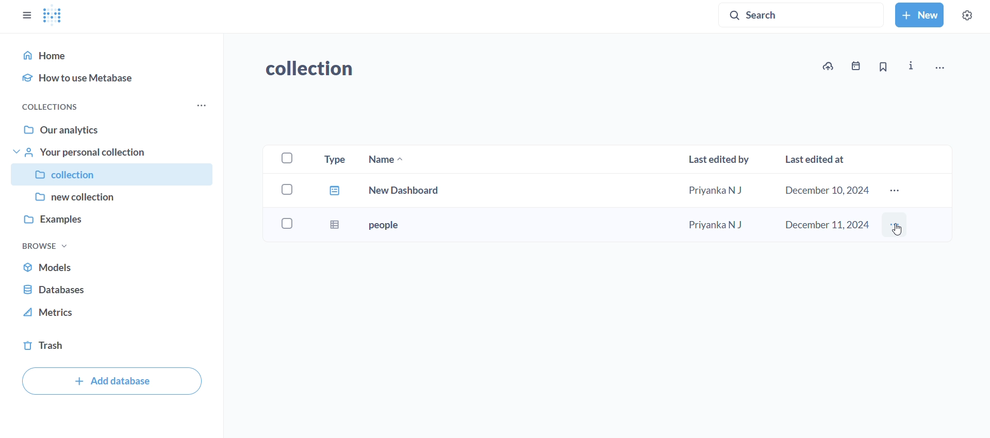 The height and width of the screenshot is (438, 990). Describe the element at coordinates (199, 107) in the screenshot. I see `more` at that location.